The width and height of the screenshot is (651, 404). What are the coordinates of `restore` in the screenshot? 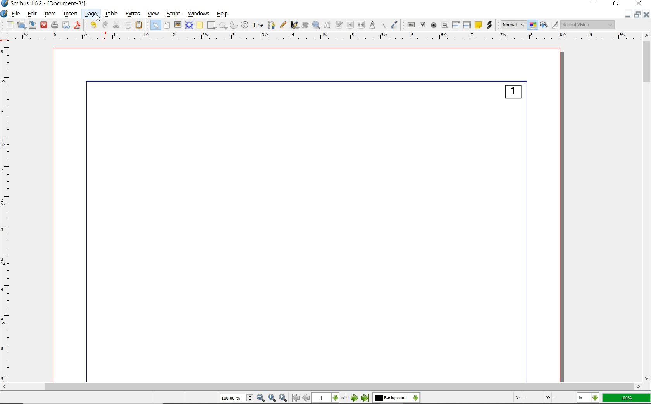 It's located at (638, 15).